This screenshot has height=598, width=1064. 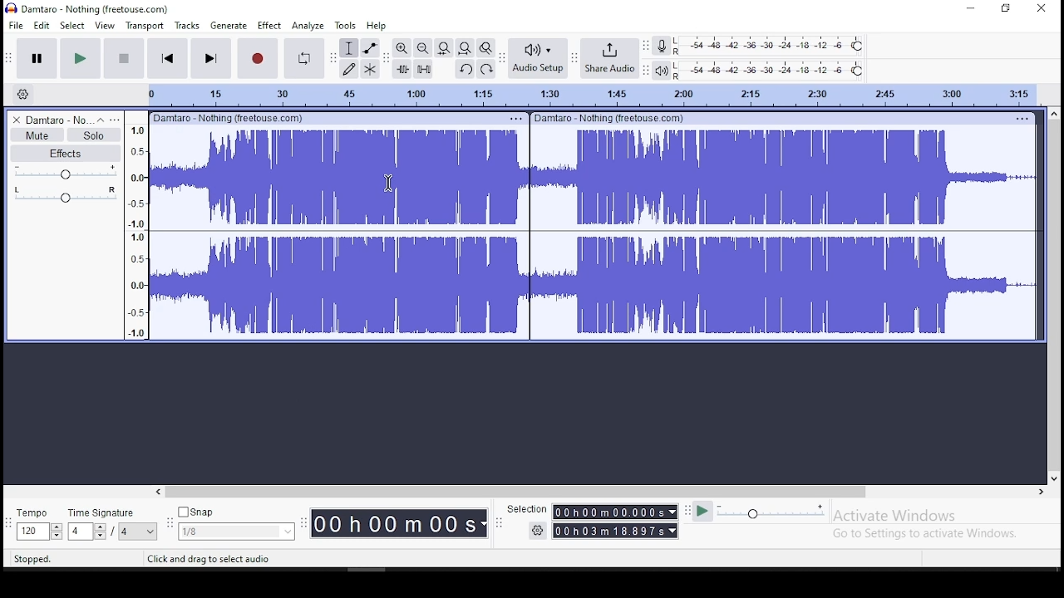 What do you see at coordinates (101, 120) in the screenshot?
I see `collapse` at bounding box center [101, 120].